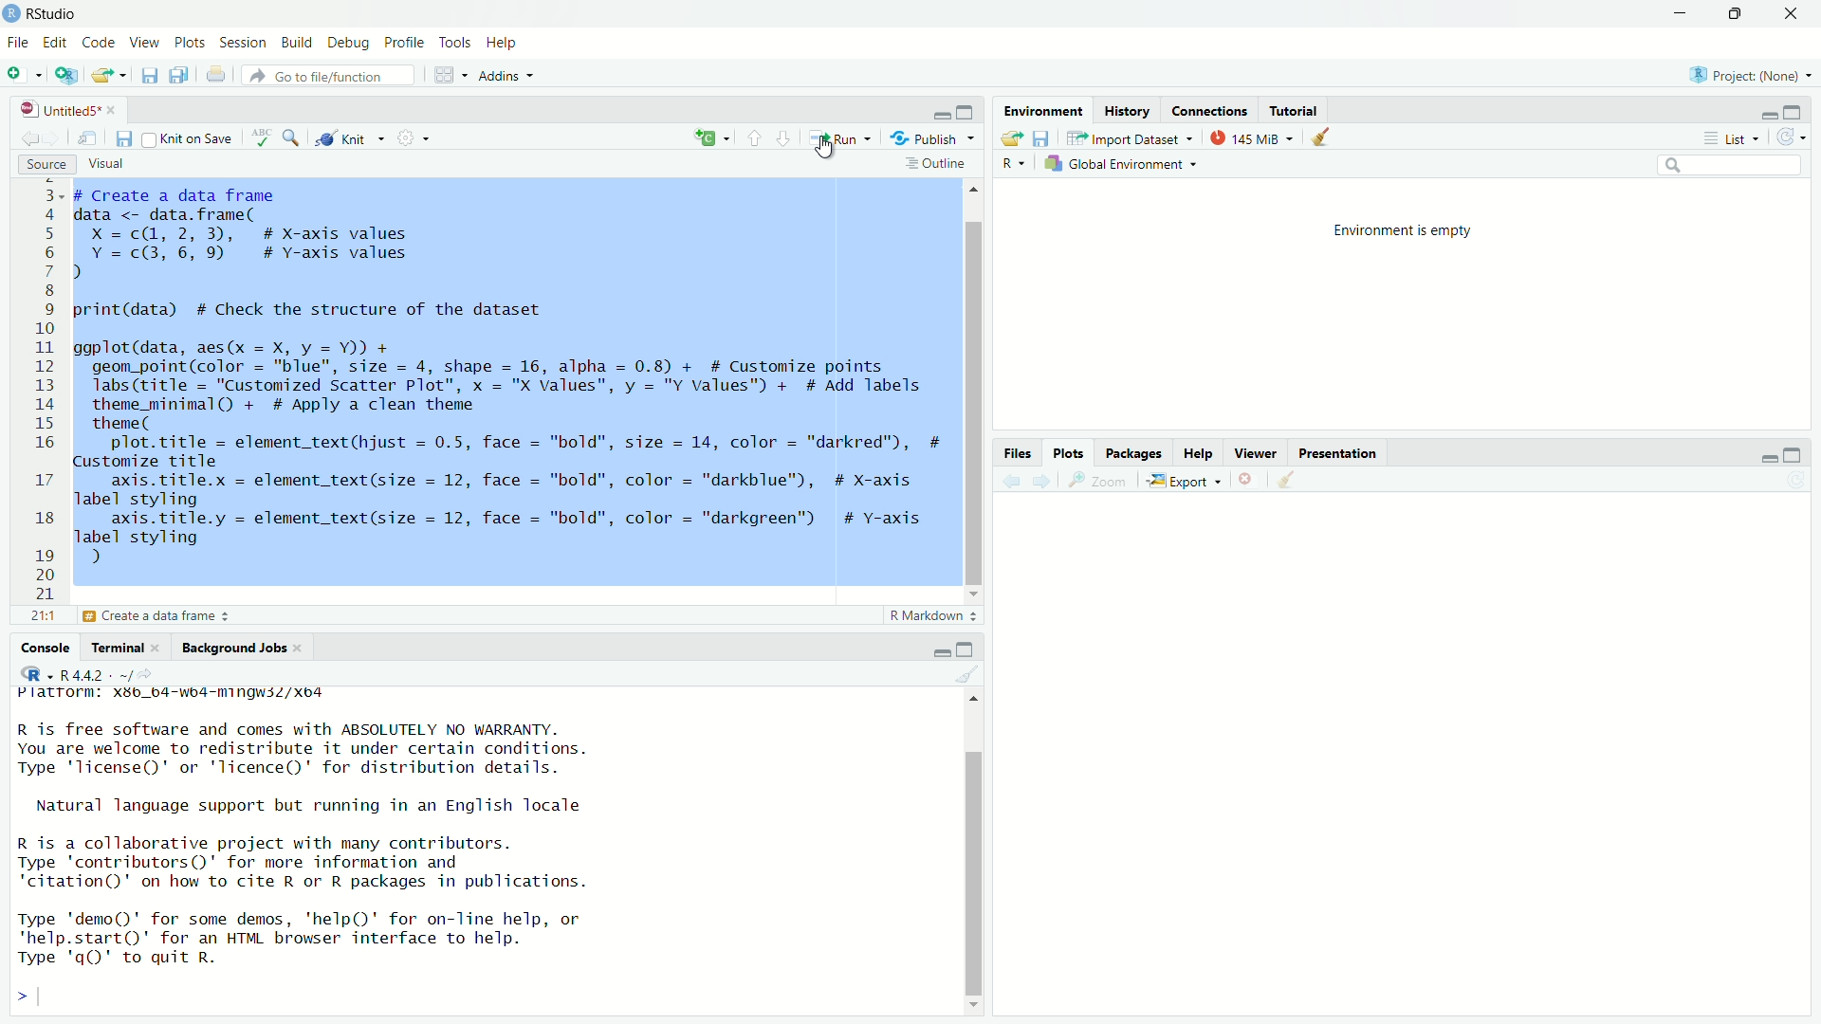 The height and width of the screenshot is (1024, 1821). What do you see at coordinates (1124, 163) in the screenshot?
I see `Global Environment` at bounding box center [1124, 163].